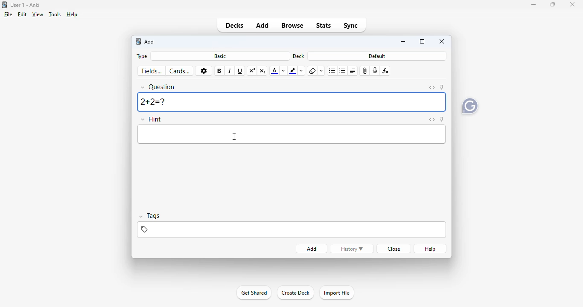 The height and width of the screenshot is (307, 583). I want to click on logo, so click(138, 41).